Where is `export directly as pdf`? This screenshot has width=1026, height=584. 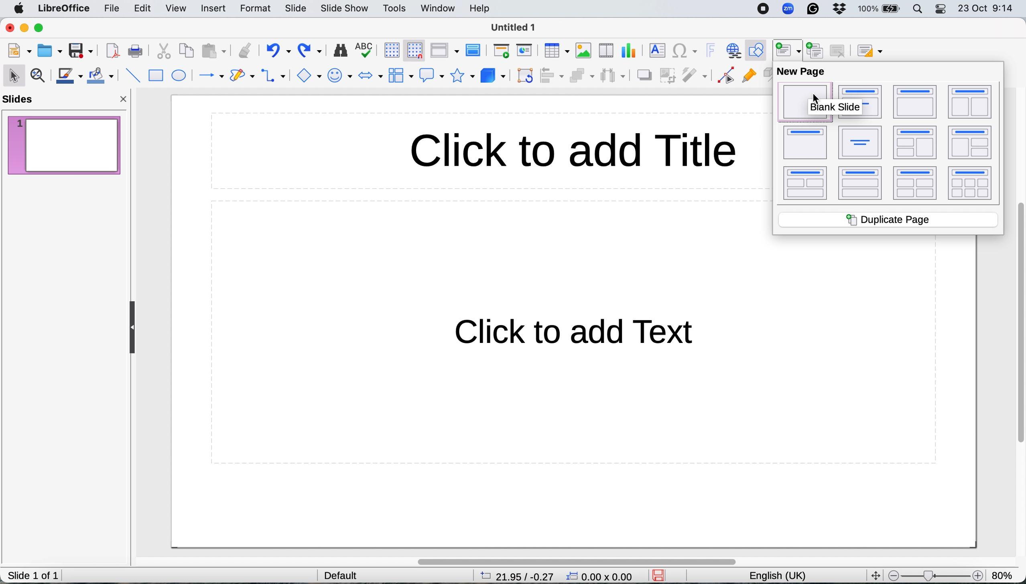
export directly as pdf is located at coordinates (114, 50).